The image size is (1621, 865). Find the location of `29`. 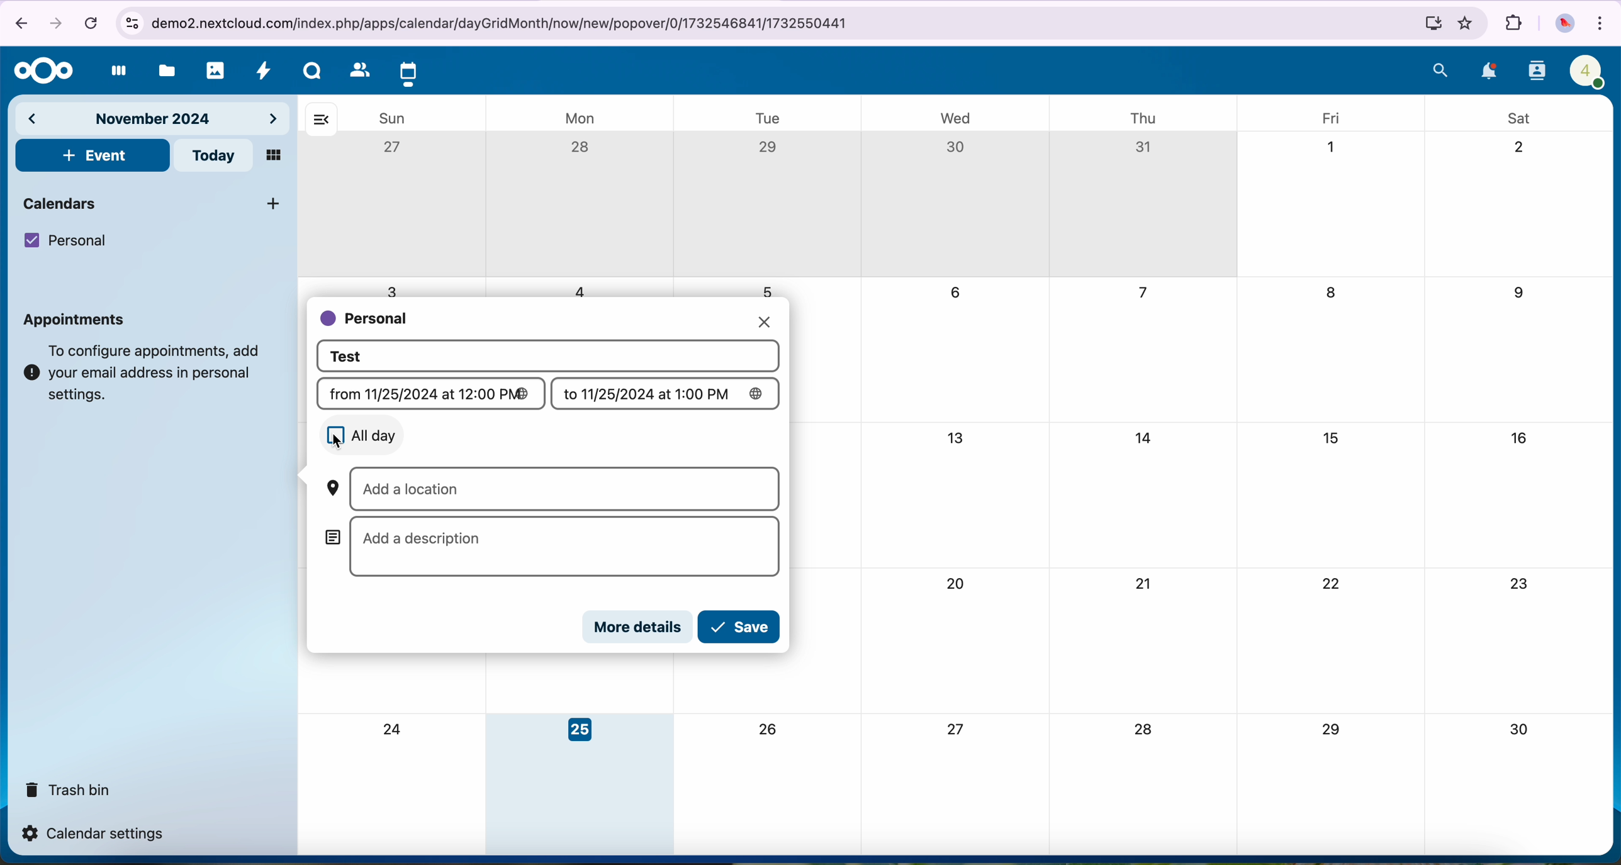

29 is located at coordinates (1329, 730).